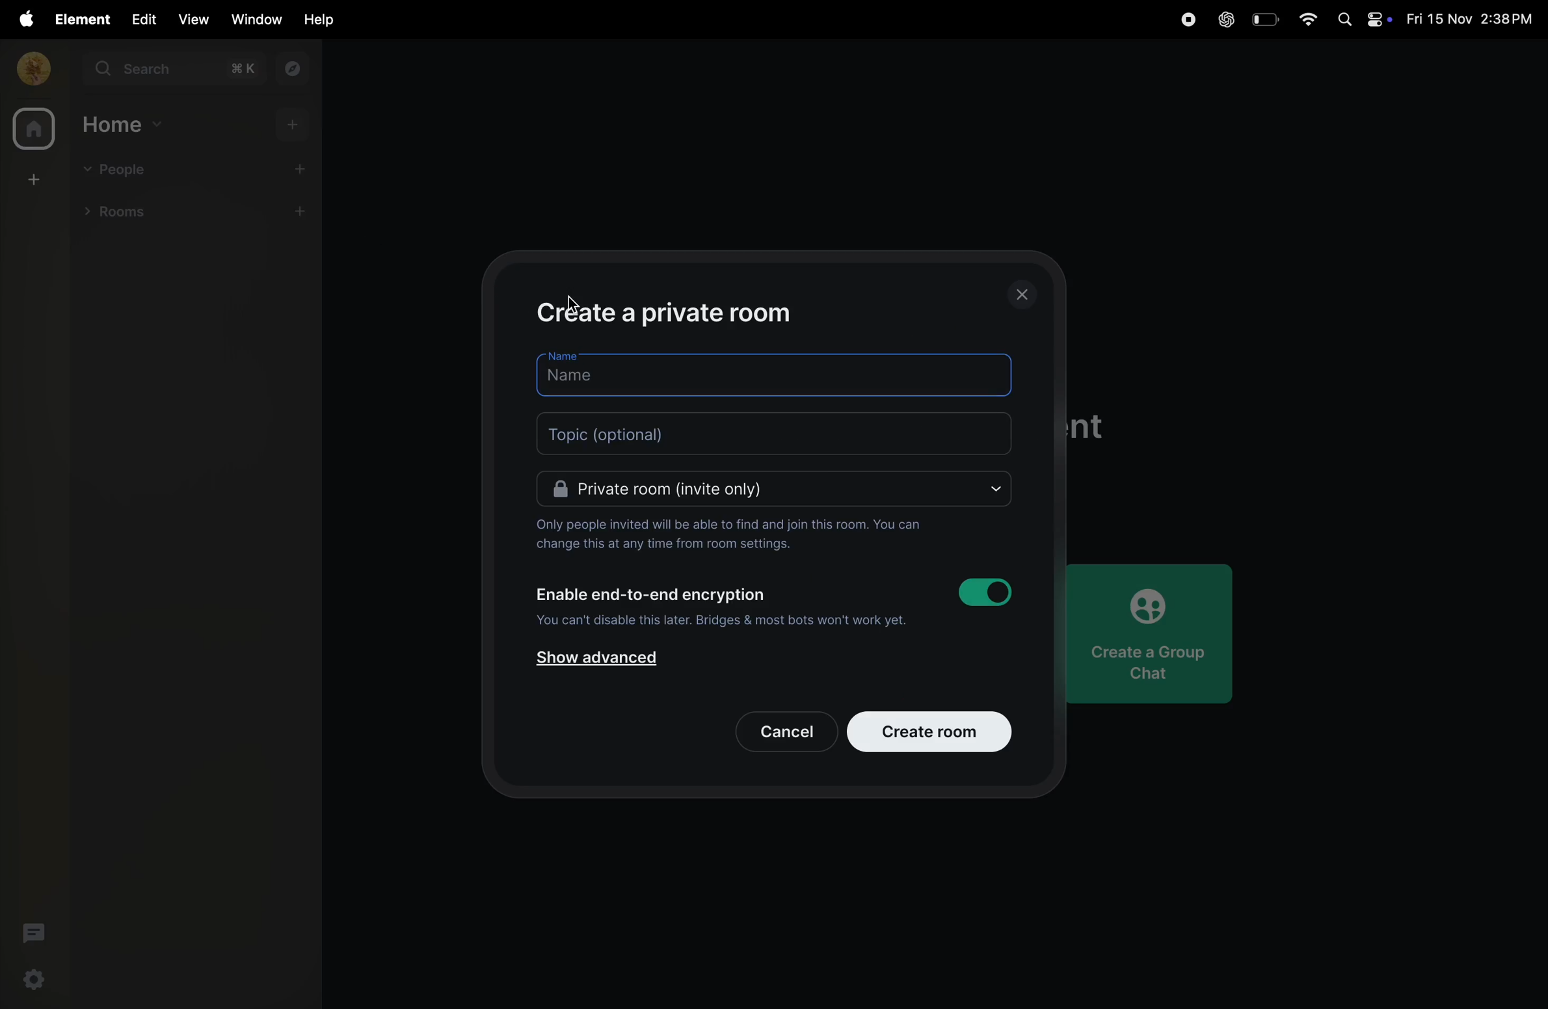 Image resolution: width=1548 pixels, height=1009 pixels. Describe the element at coordinates (775, 376) in the screenshot. I see `name bar` at that location.